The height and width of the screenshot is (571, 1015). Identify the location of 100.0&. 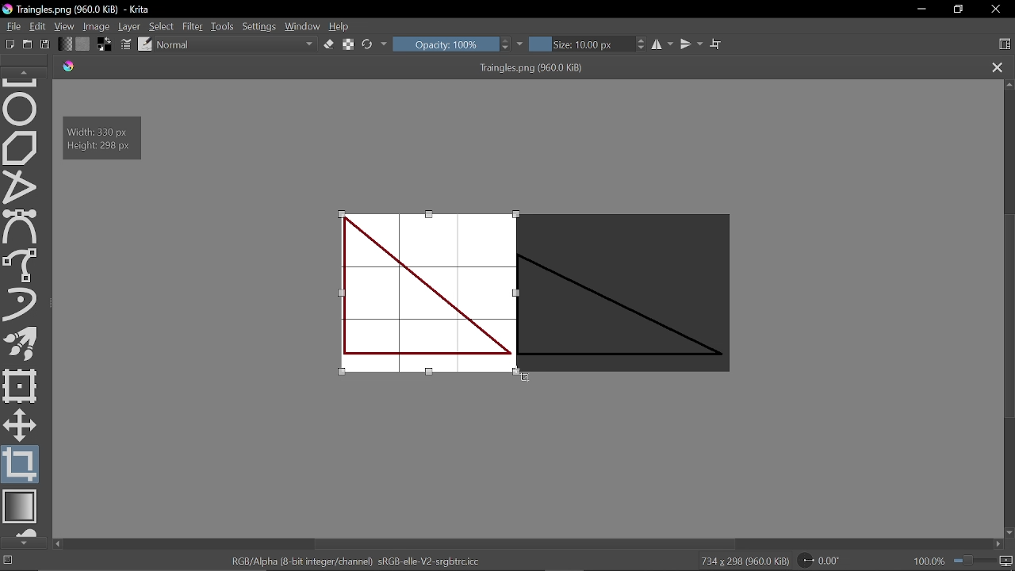
(964, 559).